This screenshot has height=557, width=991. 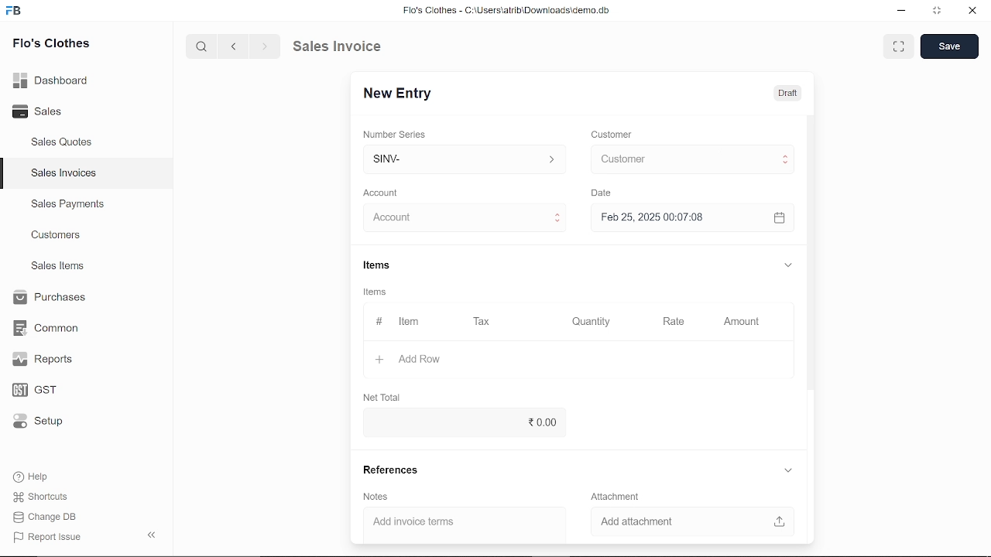 What do you see at coordinates (482, 323) in the screenshot?
I see `Tax` at bounding box center [482, 323].